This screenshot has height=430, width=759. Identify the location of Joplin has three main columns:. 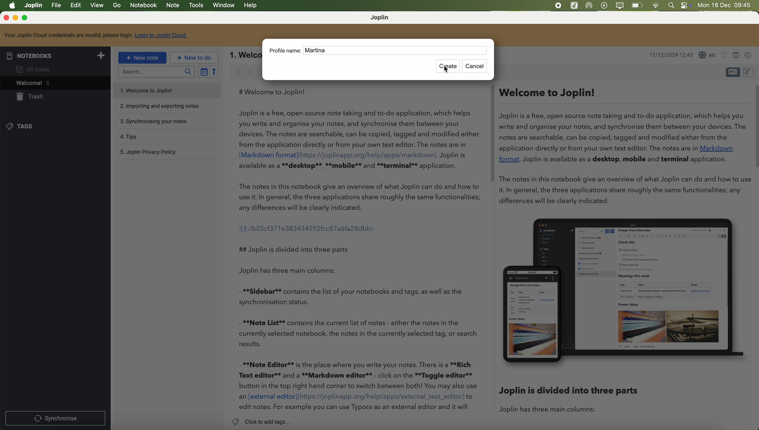
(296, 271).